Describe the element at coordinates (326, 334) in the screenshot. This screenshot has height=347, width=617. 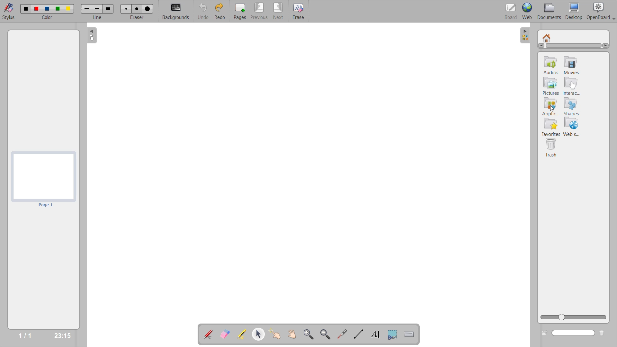
I see `zoom out` at that location.